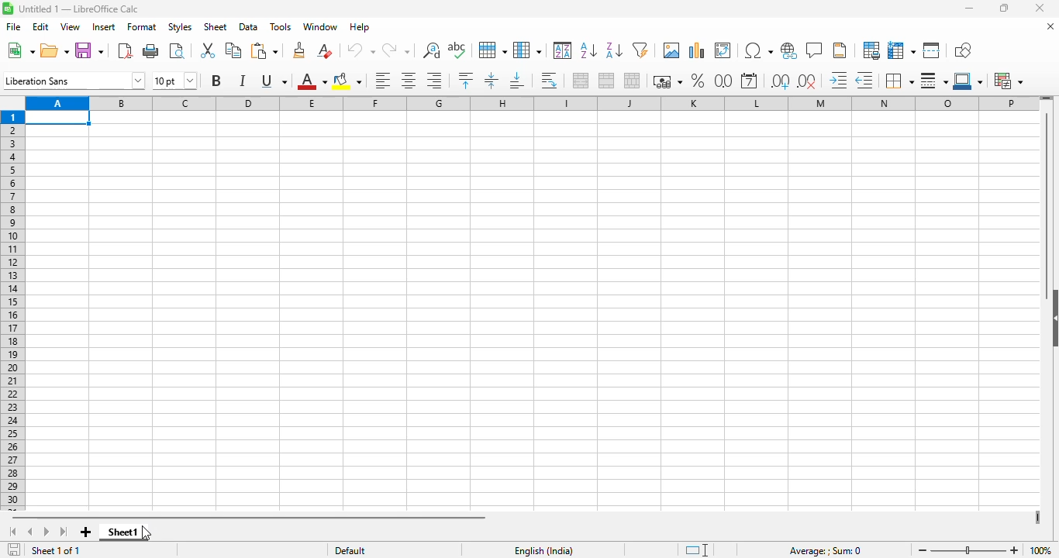  I want to click on insert image, so click(671, 50).